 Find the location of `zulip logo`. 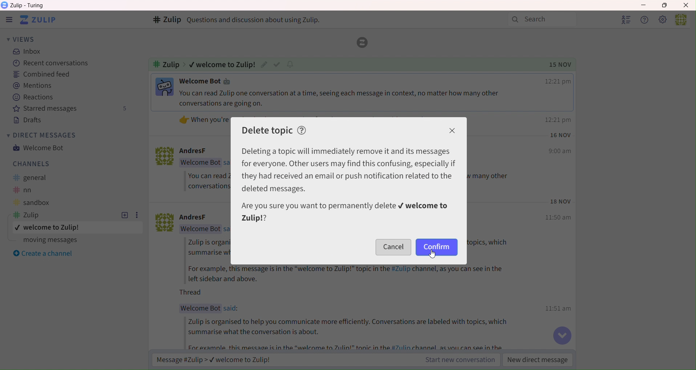

zulip logo is located at coordinates (362, 42).